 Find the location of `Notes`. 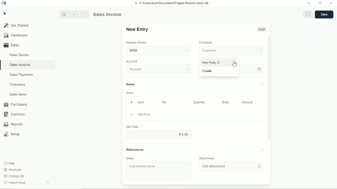

Notes is located at coordinates (131, 158).